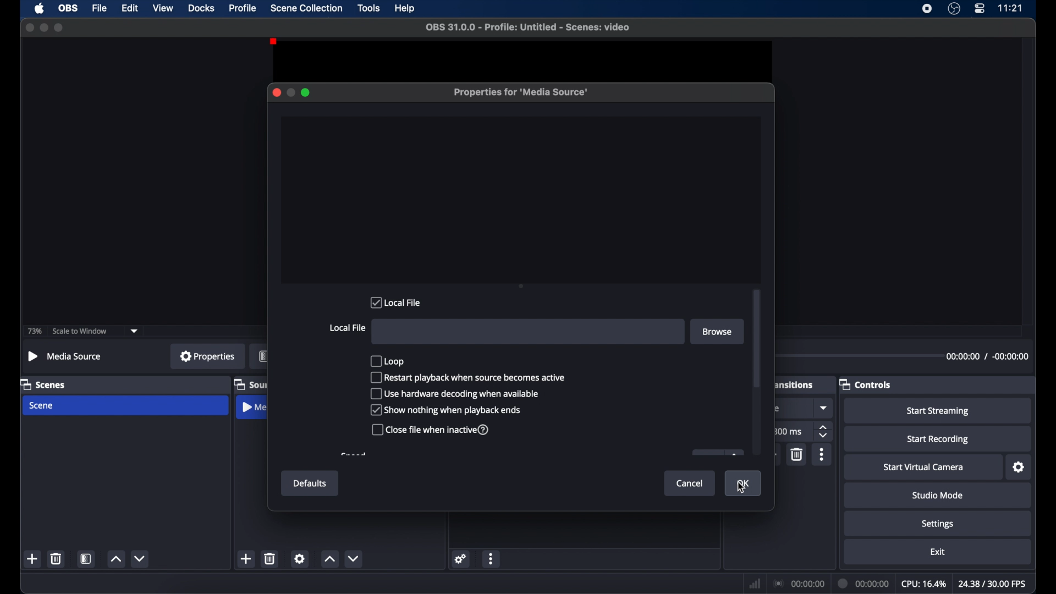  Describe the element at coordinates (202, 8) in the screenshot. I see `docks` at that location.